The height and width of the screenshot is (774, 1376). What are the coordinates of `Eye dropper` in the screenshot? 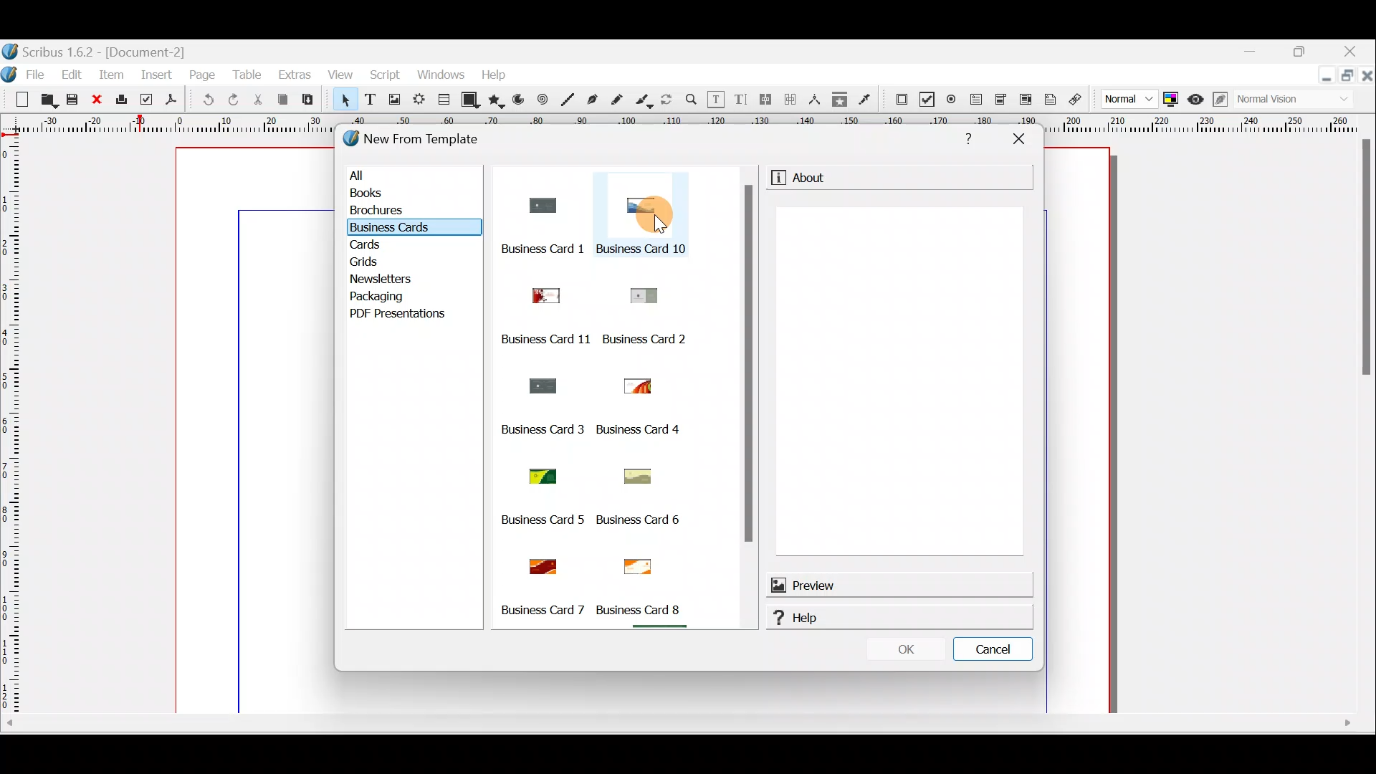 It's located at (867, 98).